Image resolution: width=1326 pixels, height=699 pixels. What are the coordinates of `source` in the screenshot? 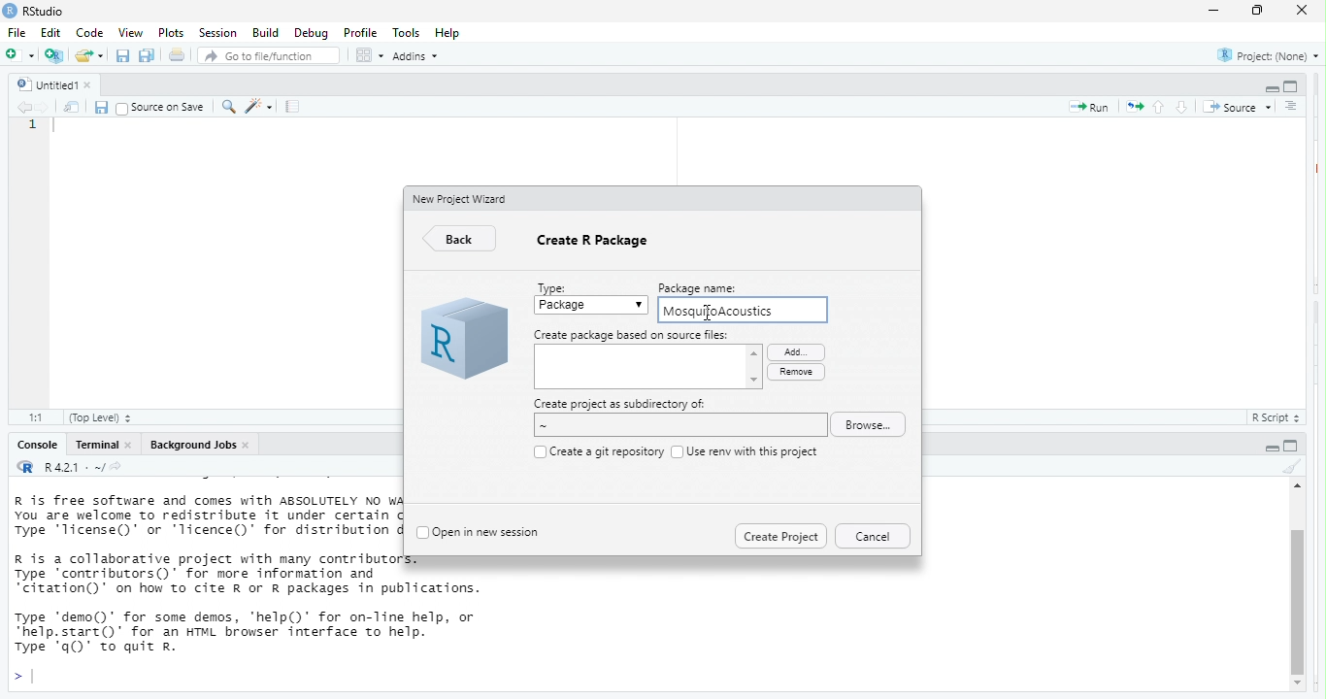 It's located at (1237, 105).